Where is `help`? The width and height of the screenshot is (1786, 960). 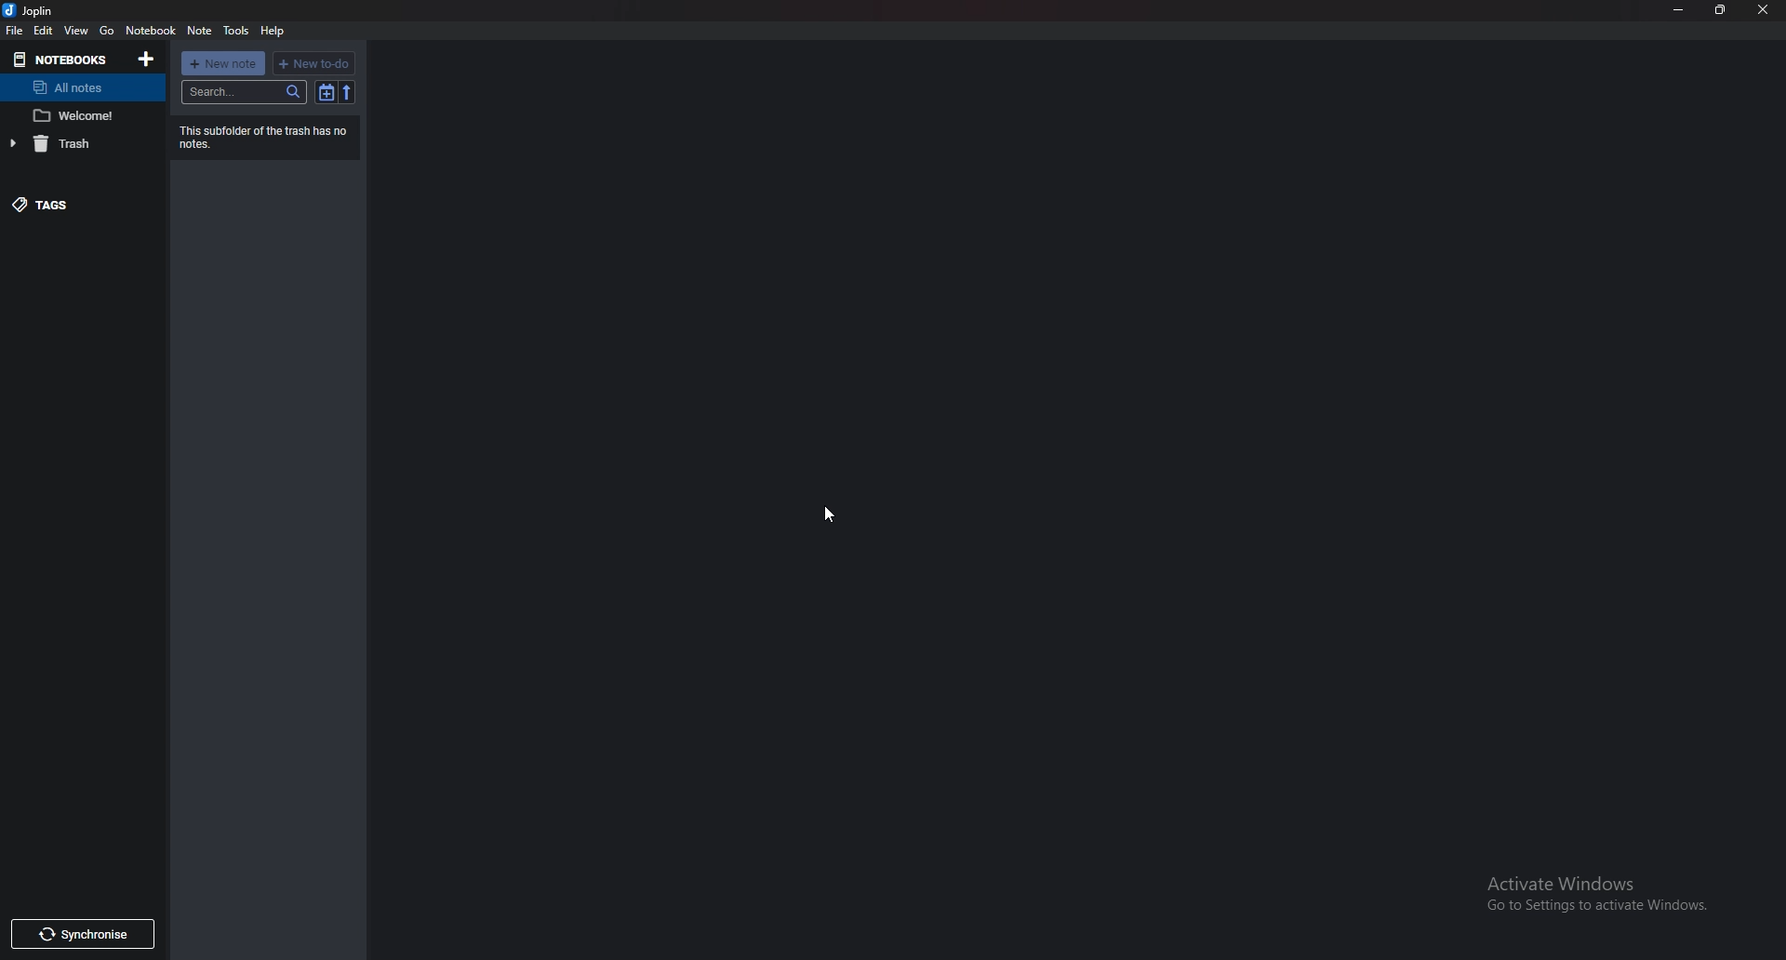
help is located at coordinates (274, 32).